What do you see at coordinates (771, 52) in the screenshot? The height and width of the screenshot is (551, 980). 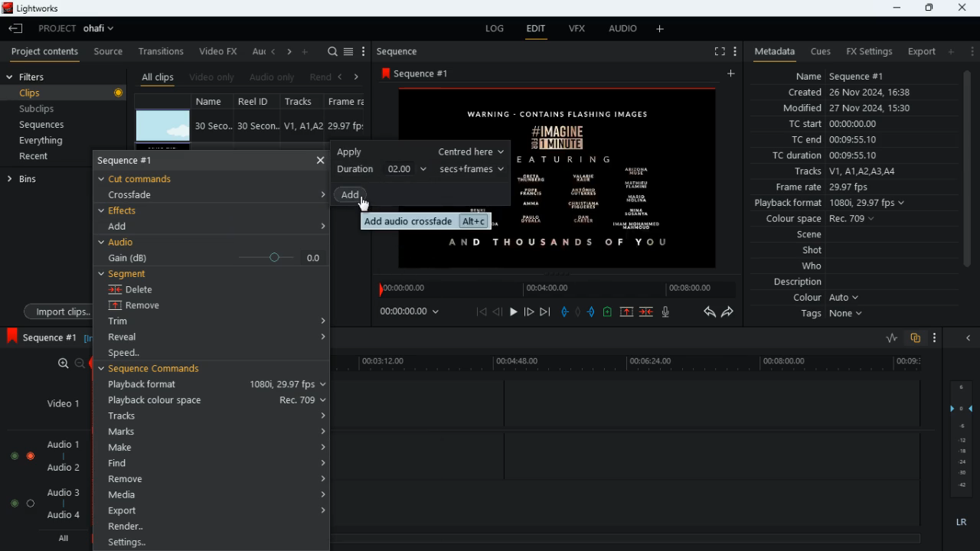 I see `metadata` at bounding box center [771, 52].